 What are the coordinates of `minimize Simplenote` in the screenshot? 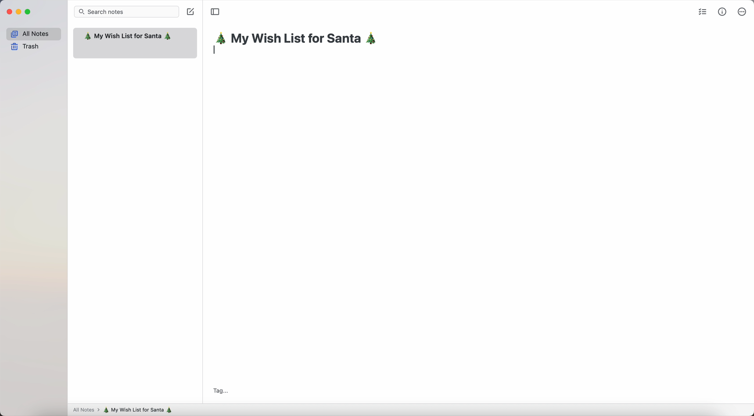 It's located at (18, 12).